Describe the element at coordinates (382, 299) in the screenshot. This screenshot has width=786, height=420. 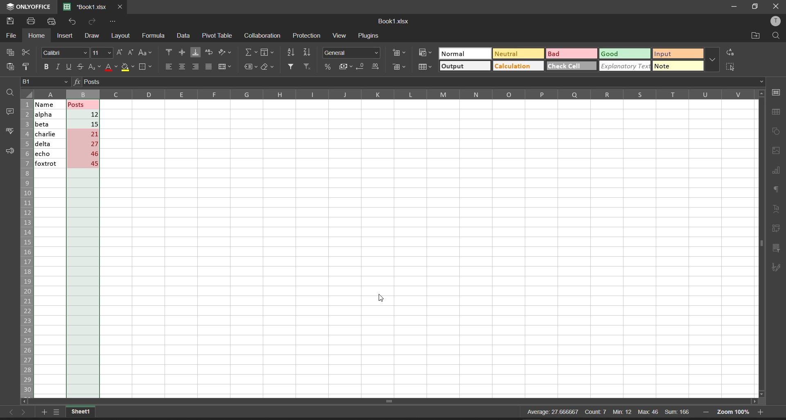
I see `cursor` at that location.